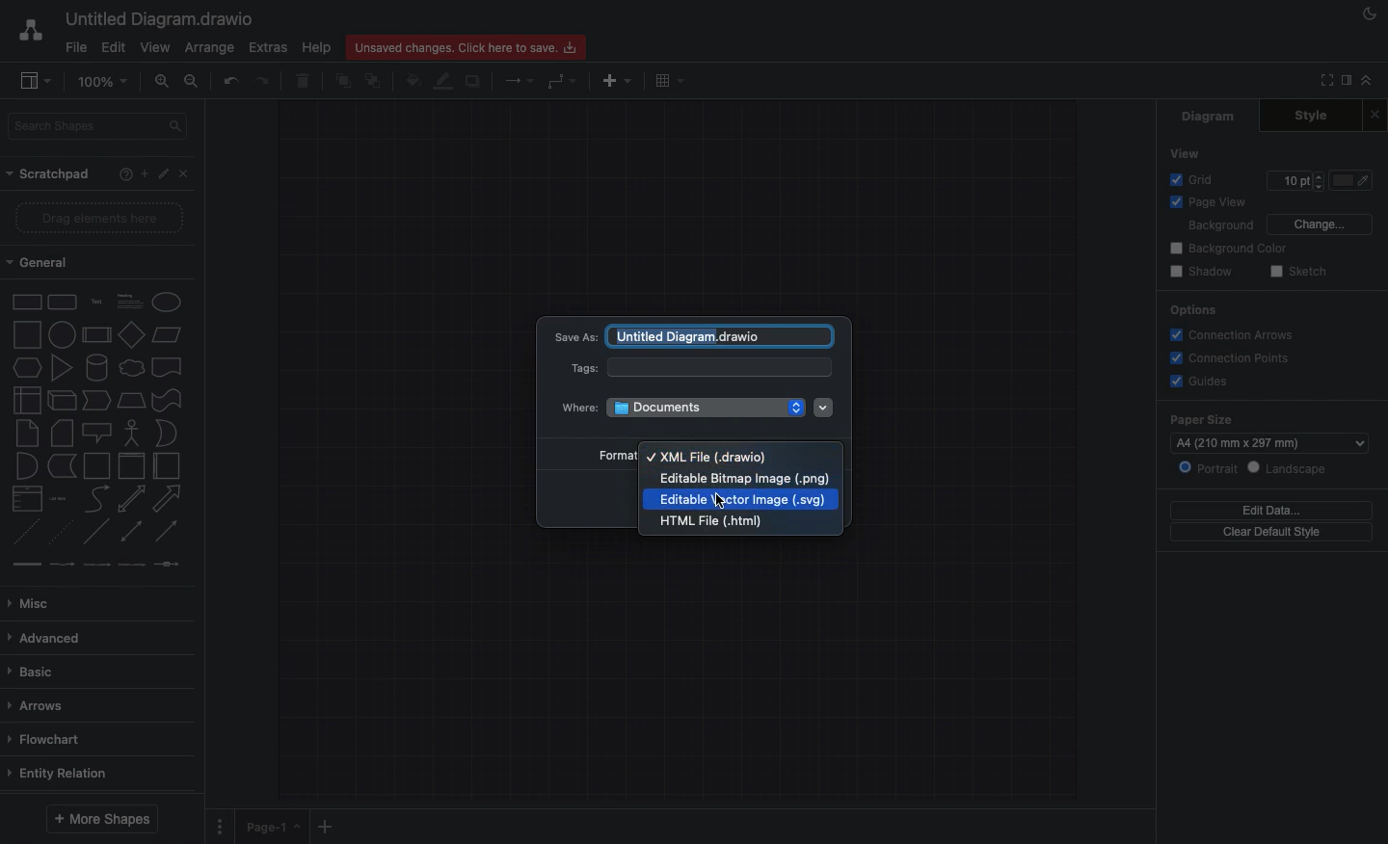  What do you see at coordinates (1345, 82) in the screenshot?
I see `Sidebar` at bounding box center [1345, 82].